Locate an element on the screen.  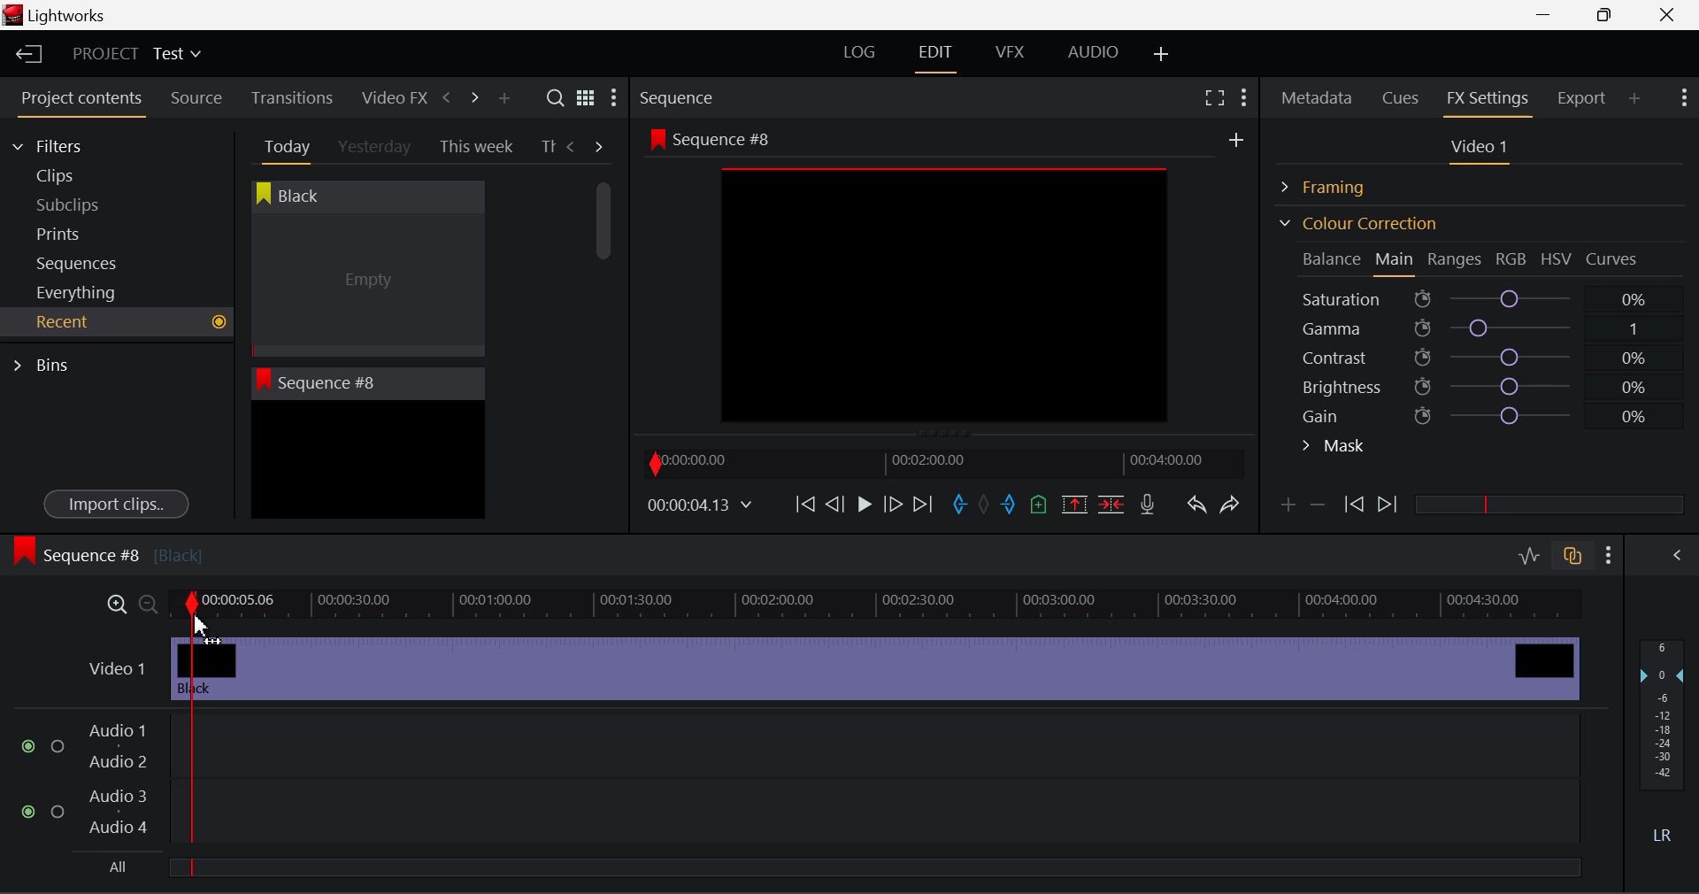
Add Panel is located at coordinates (1635, 97).